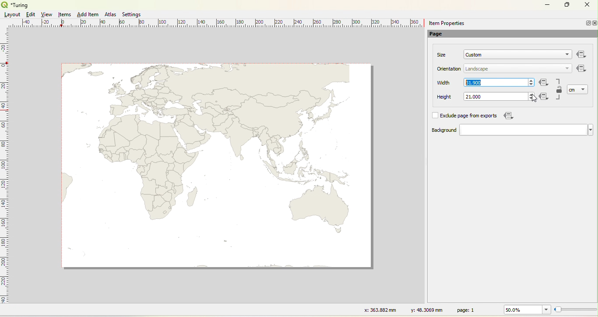 This screenshot has width=598, height=317. What do you see at coordinates (530, 99) in the screenshot?
I see `decrease` at bounding box center [530, 99].